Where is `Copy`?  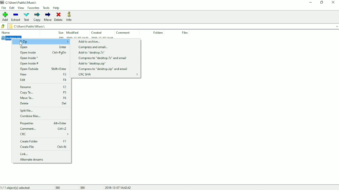
Copy is located at coordinates (37, 17).